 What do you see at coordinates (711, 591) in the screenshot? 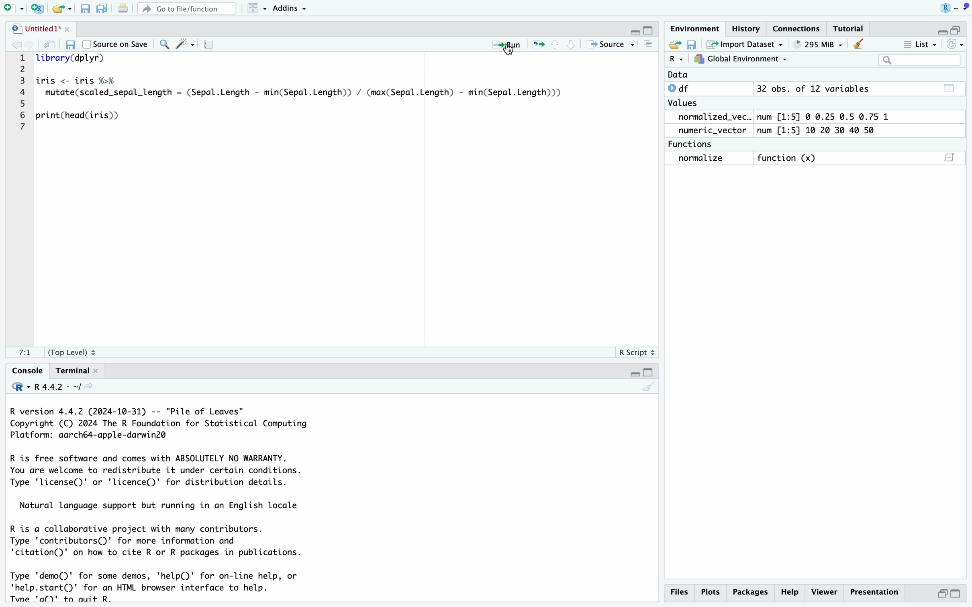
I see `Plots` at bounding box center [711, 591].